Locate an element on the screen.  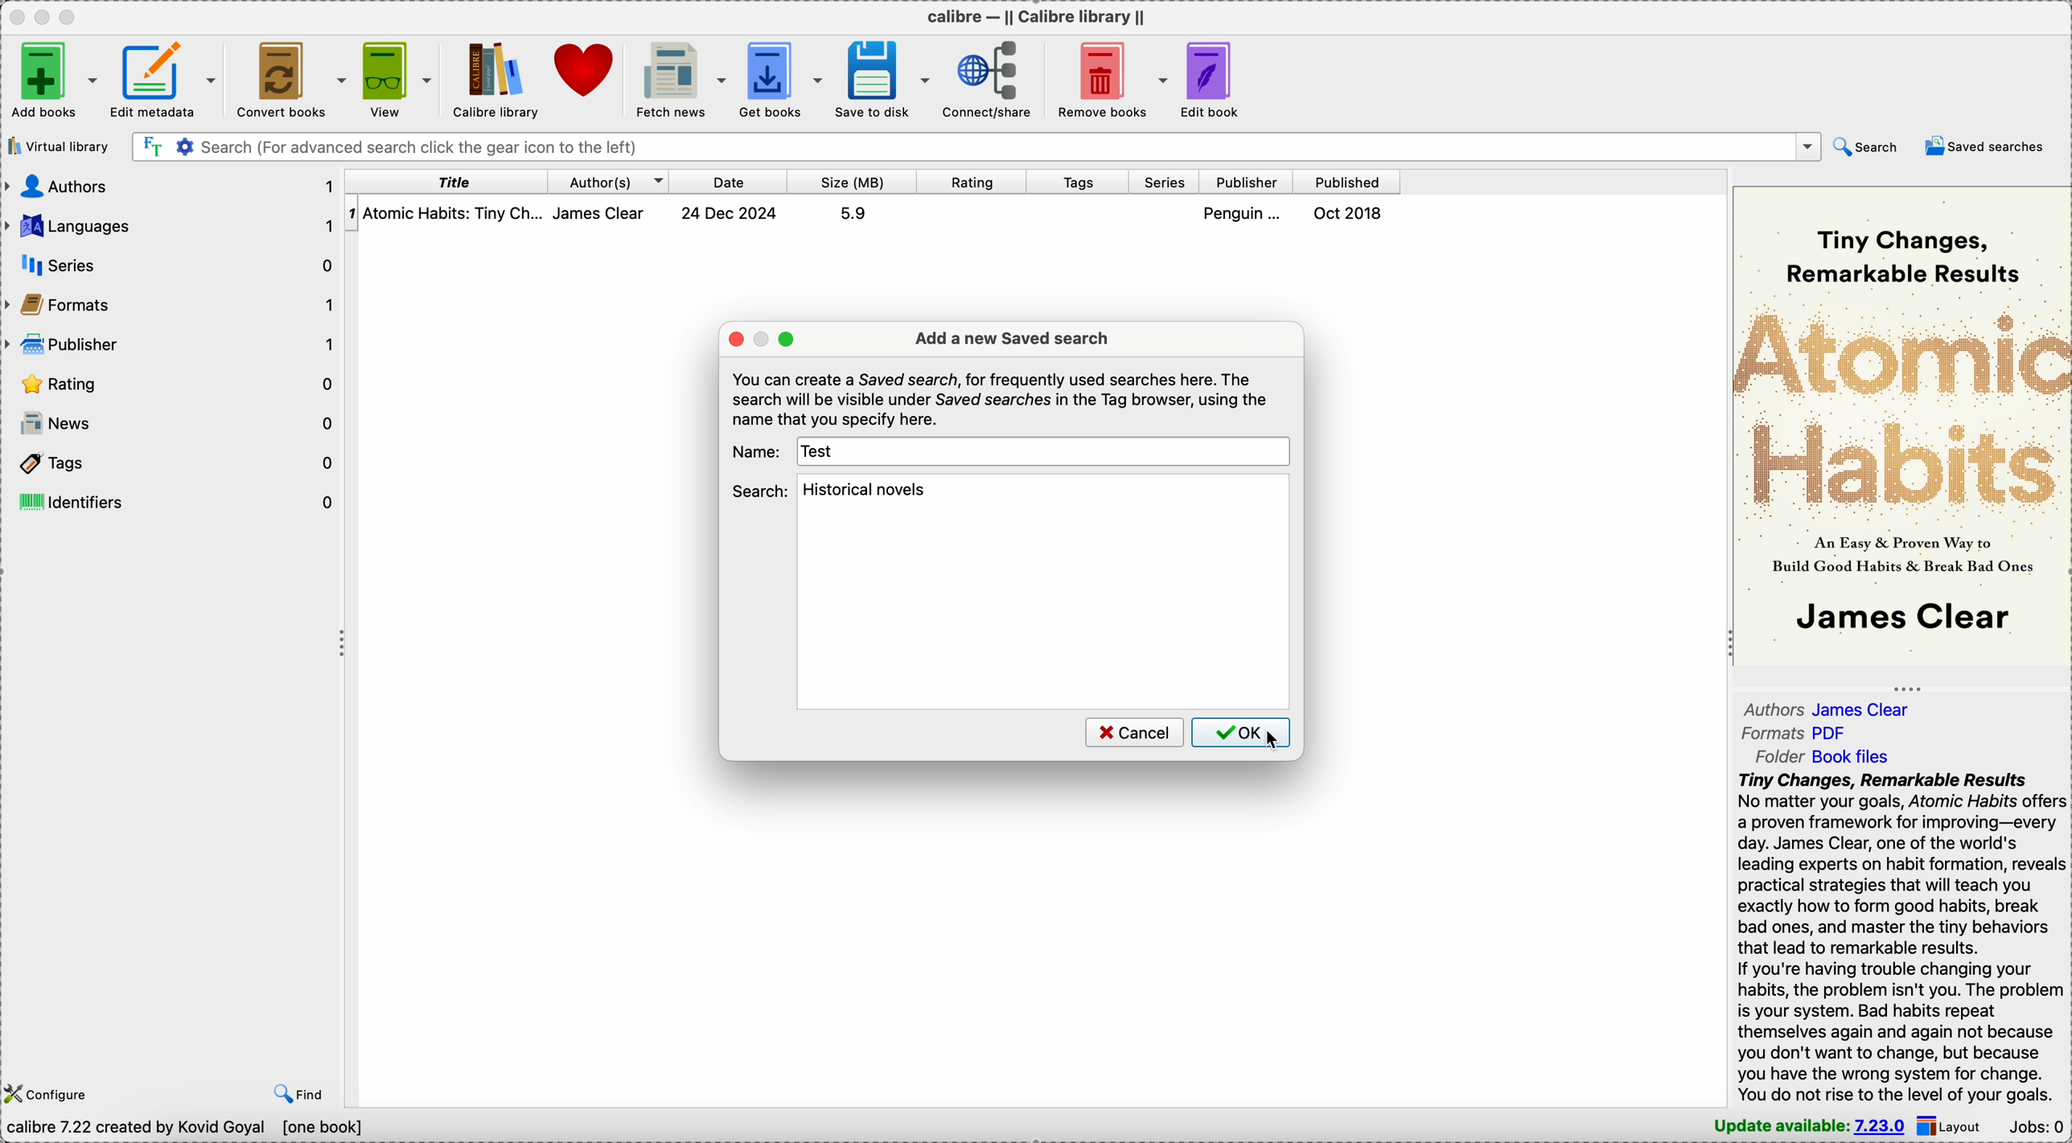
24 Dec 2024 is located at coordinates (730, 213).